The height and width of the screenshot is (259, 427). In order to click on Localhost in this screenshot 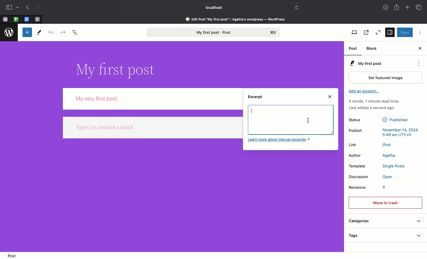, I will do `click(210, 7)`.